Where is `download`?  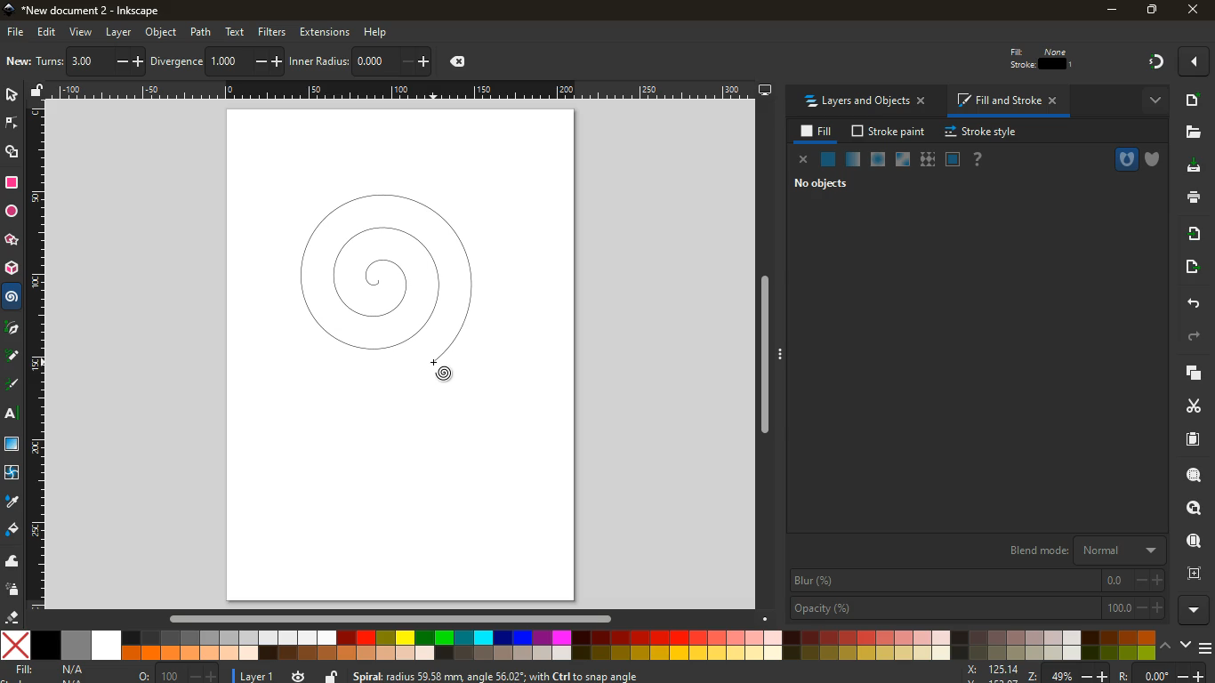 download is located at coordinates (1195, 168).